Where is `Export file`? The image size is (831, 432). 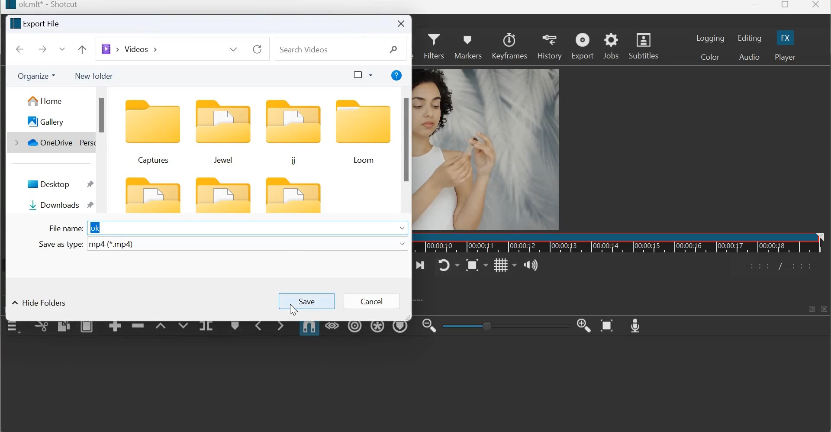
Export file is located at coordinates (36, 24).